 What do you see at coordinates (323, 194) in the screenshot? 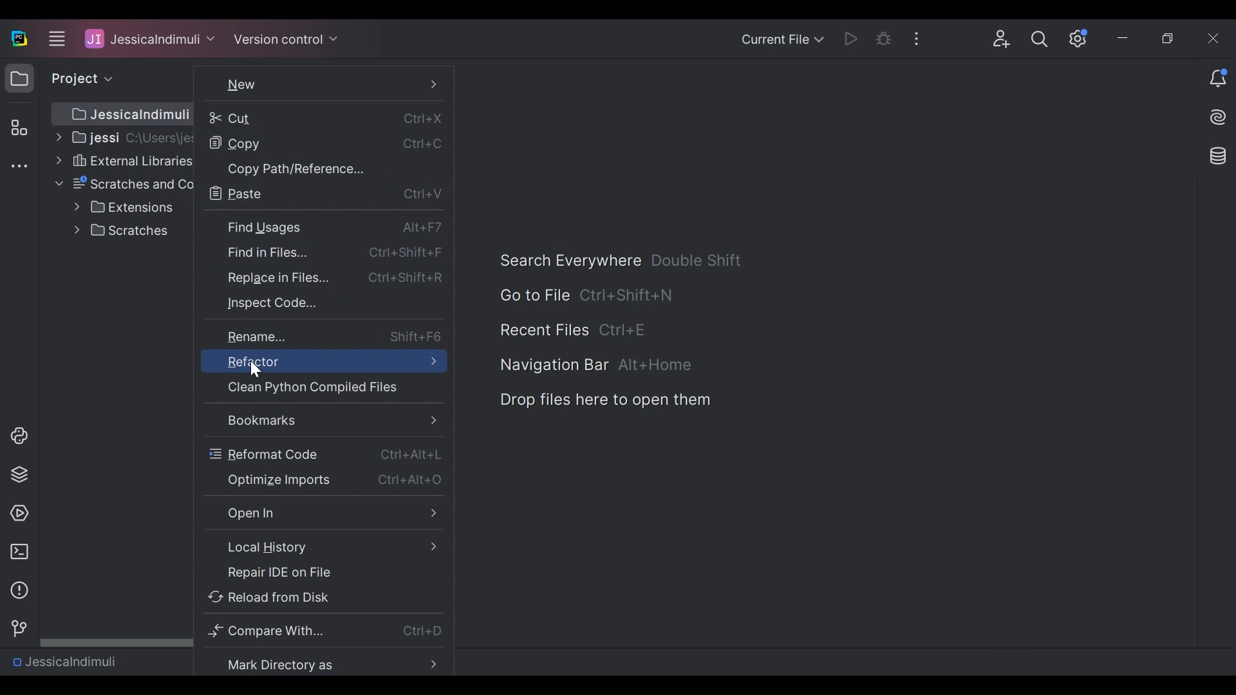
I see `Paste` at bounding box center [323, 194].